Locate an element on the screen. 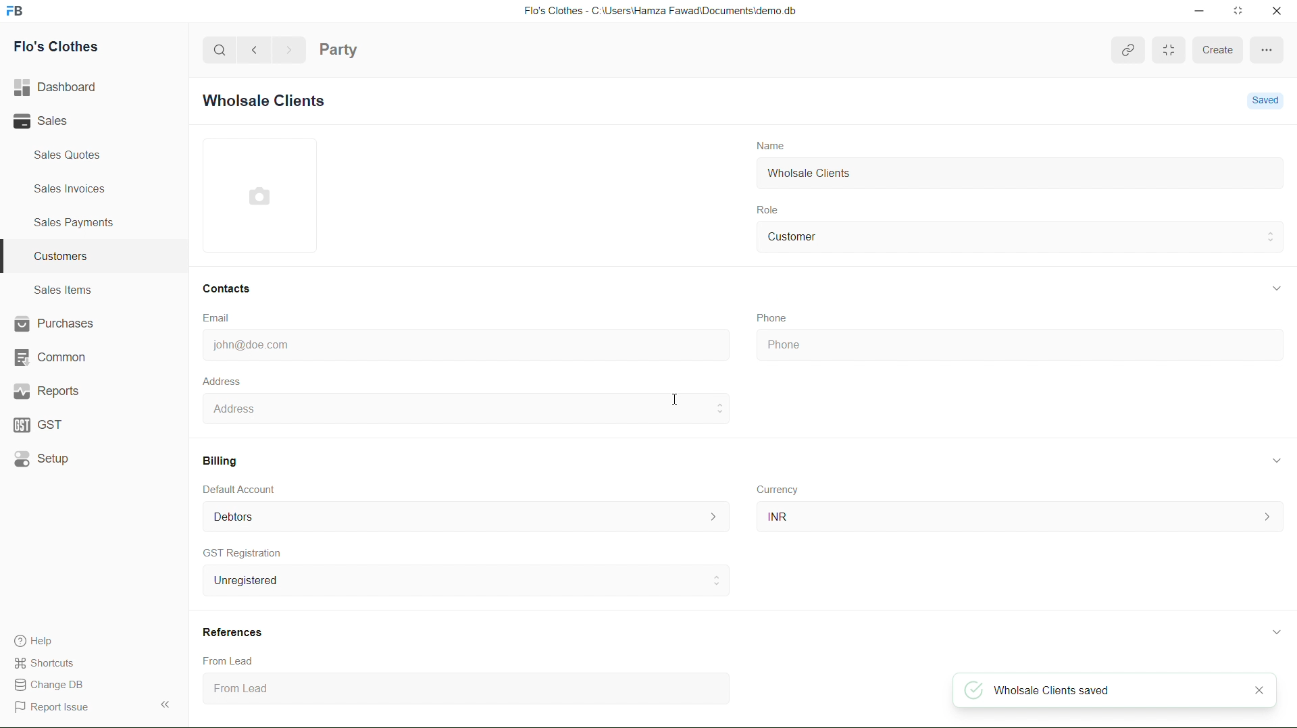 Image resolution: width=1297 pixels, height=728 pixels. Customer is located at coordinates (802, 236).